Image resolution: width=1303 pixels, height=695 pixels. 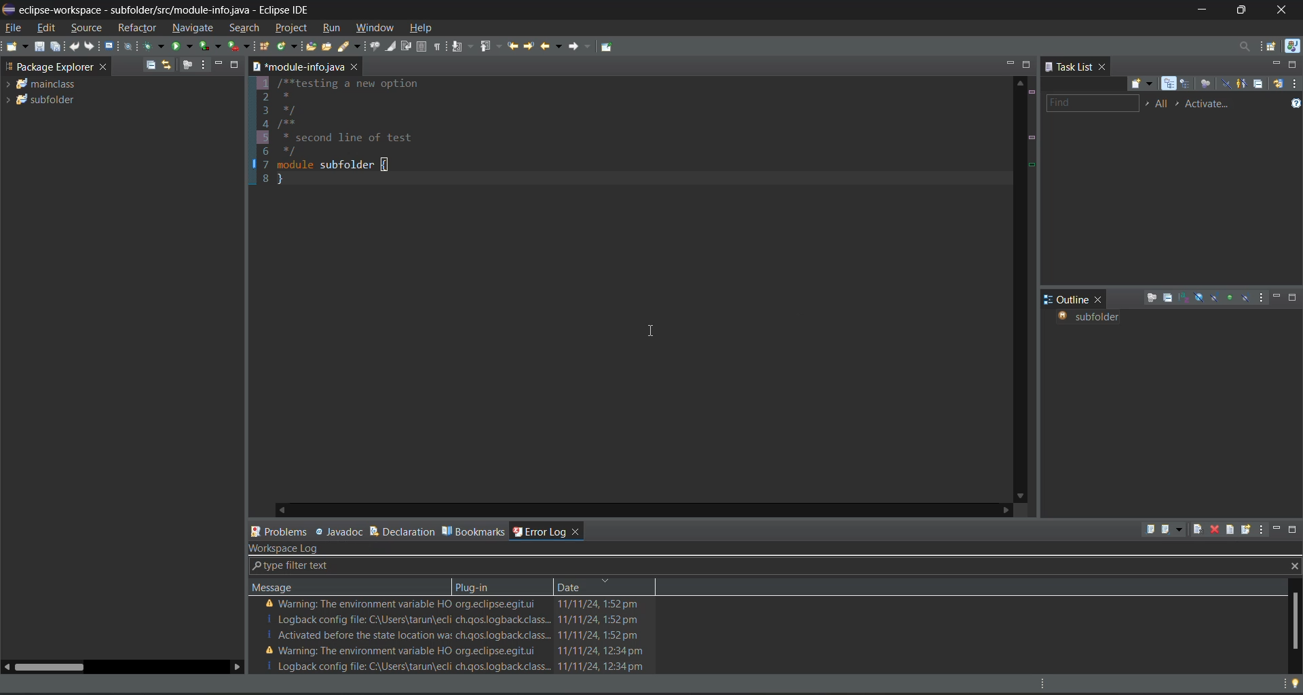 I want to click on error log, so click(x=565, y=528).